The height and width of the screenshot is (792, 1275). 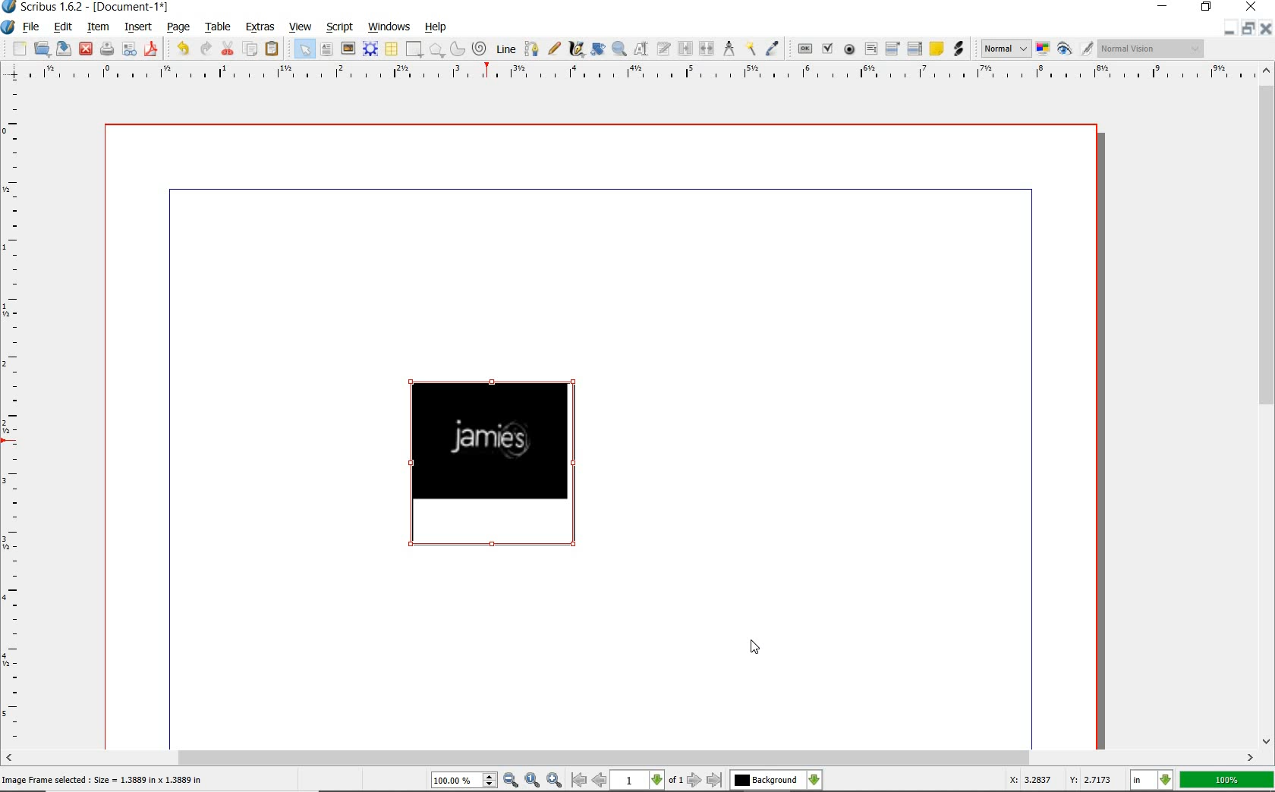 What do you see at coordinates (99, 26) in the screenshot?
I see `item` at bounding box center [99, 26].